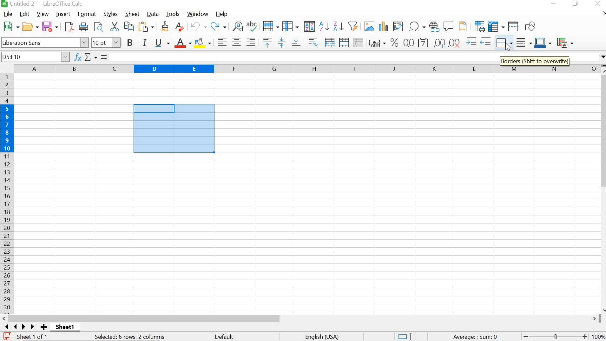 Image resolution: width=606 pixels, height=341 pixels. I want to click on FORMAT AS DATE, so click(424, 42).